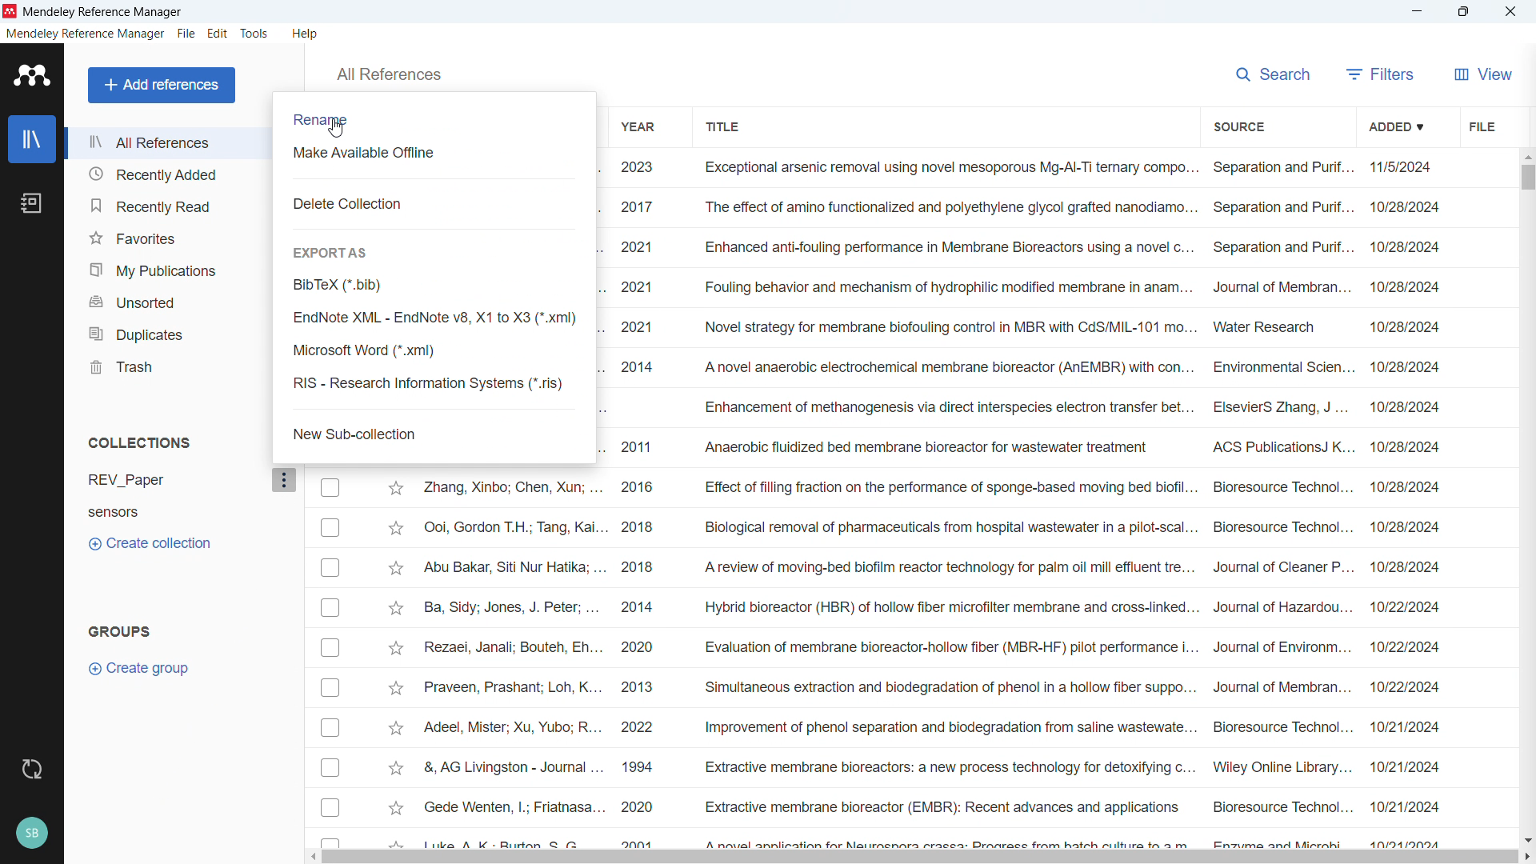  Describe the element at coordinates (169, 366) in the screenshot. I see `Trash ` at that location.